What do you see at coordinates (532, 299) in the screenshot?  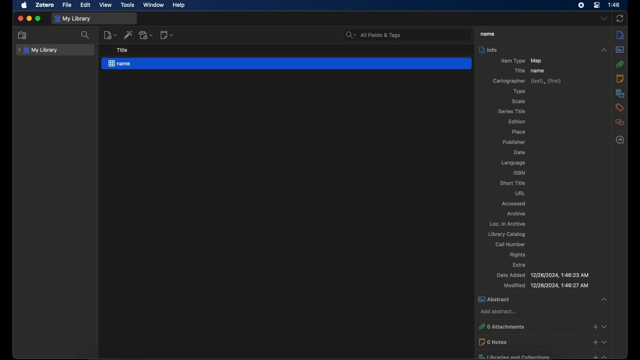 I see `abstract` at bounding box center [532, 299].